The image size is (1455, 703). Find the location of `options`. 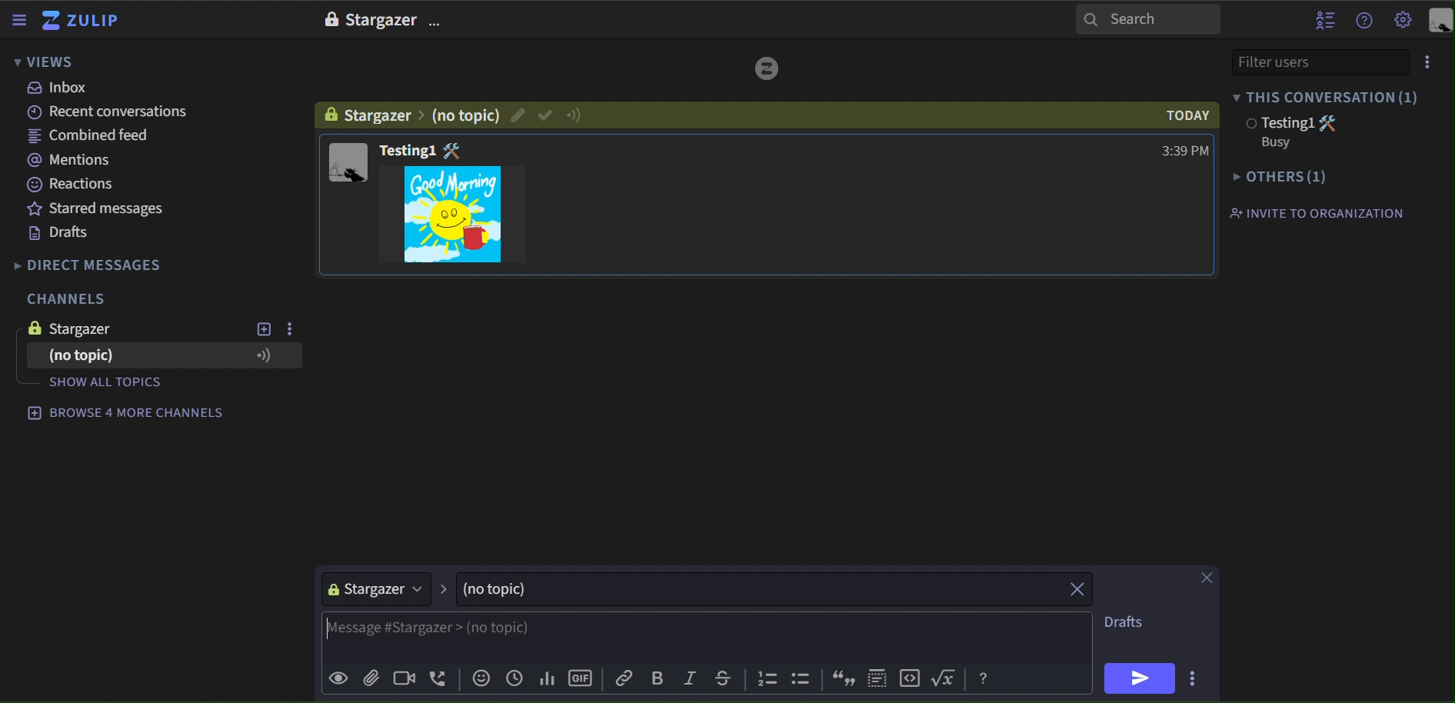

options is located at coordinates (1428, 62).